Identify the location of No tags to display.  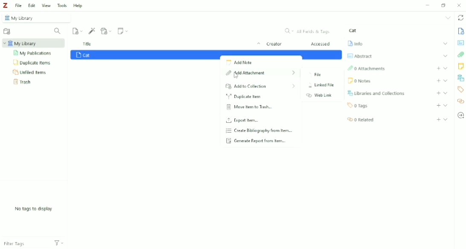
(35, 209).